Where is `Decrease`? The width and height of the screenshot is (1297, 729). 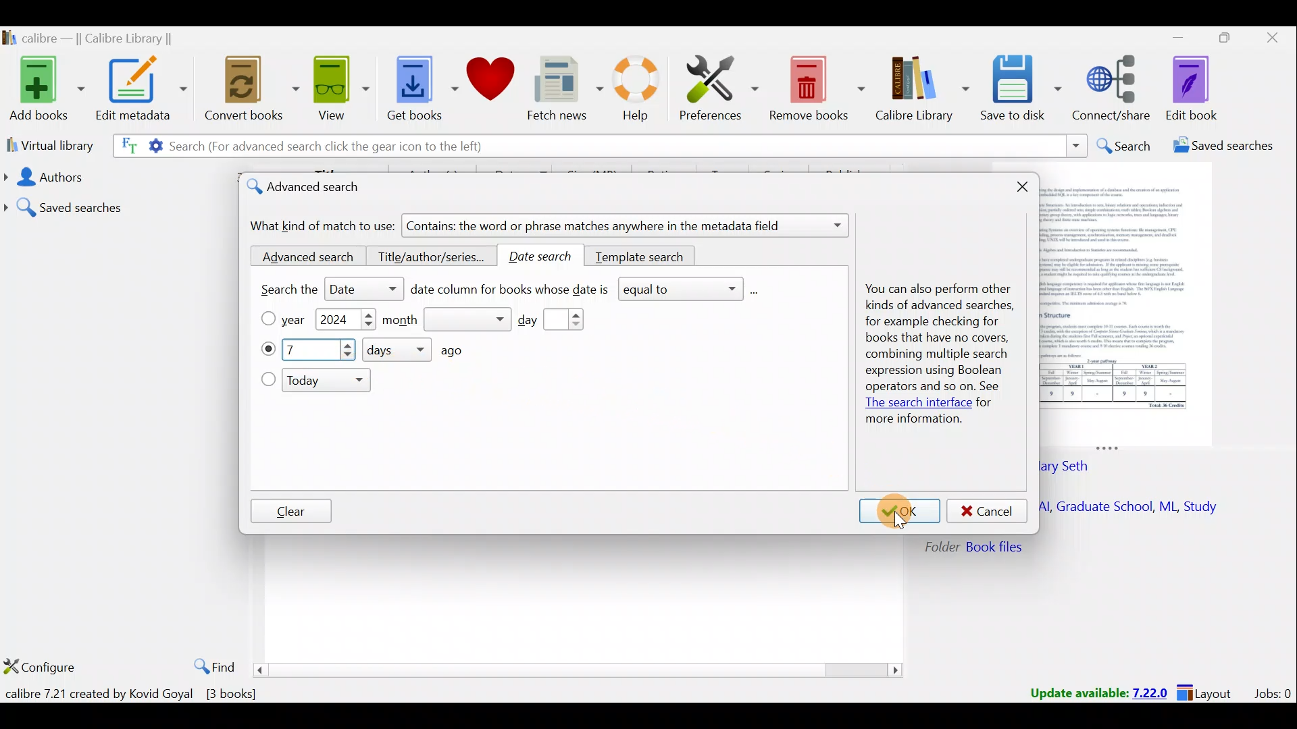 Decrease is located at coordinates (347, 358).